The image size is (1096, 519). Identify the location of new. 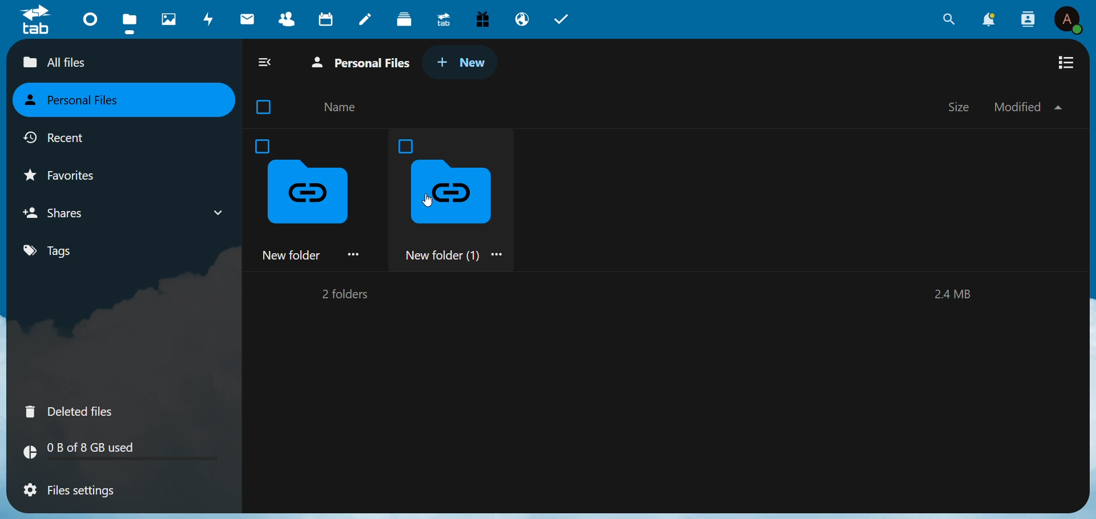
(463, 64).